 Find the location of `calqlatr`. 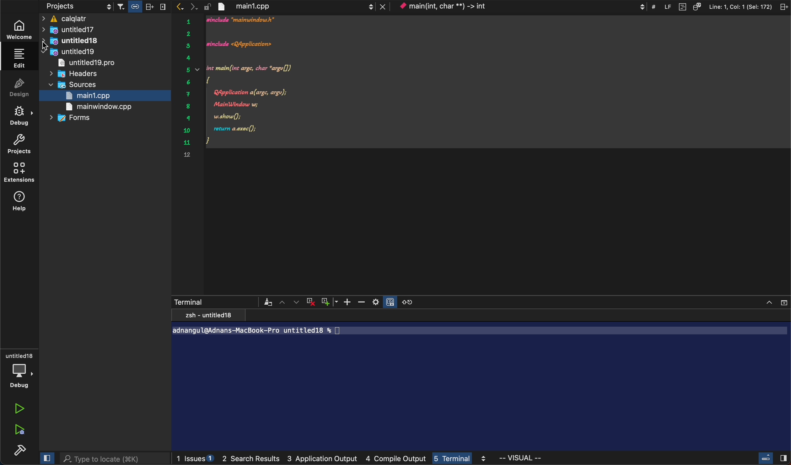

calqlatr is located at coordinates (105, 19).